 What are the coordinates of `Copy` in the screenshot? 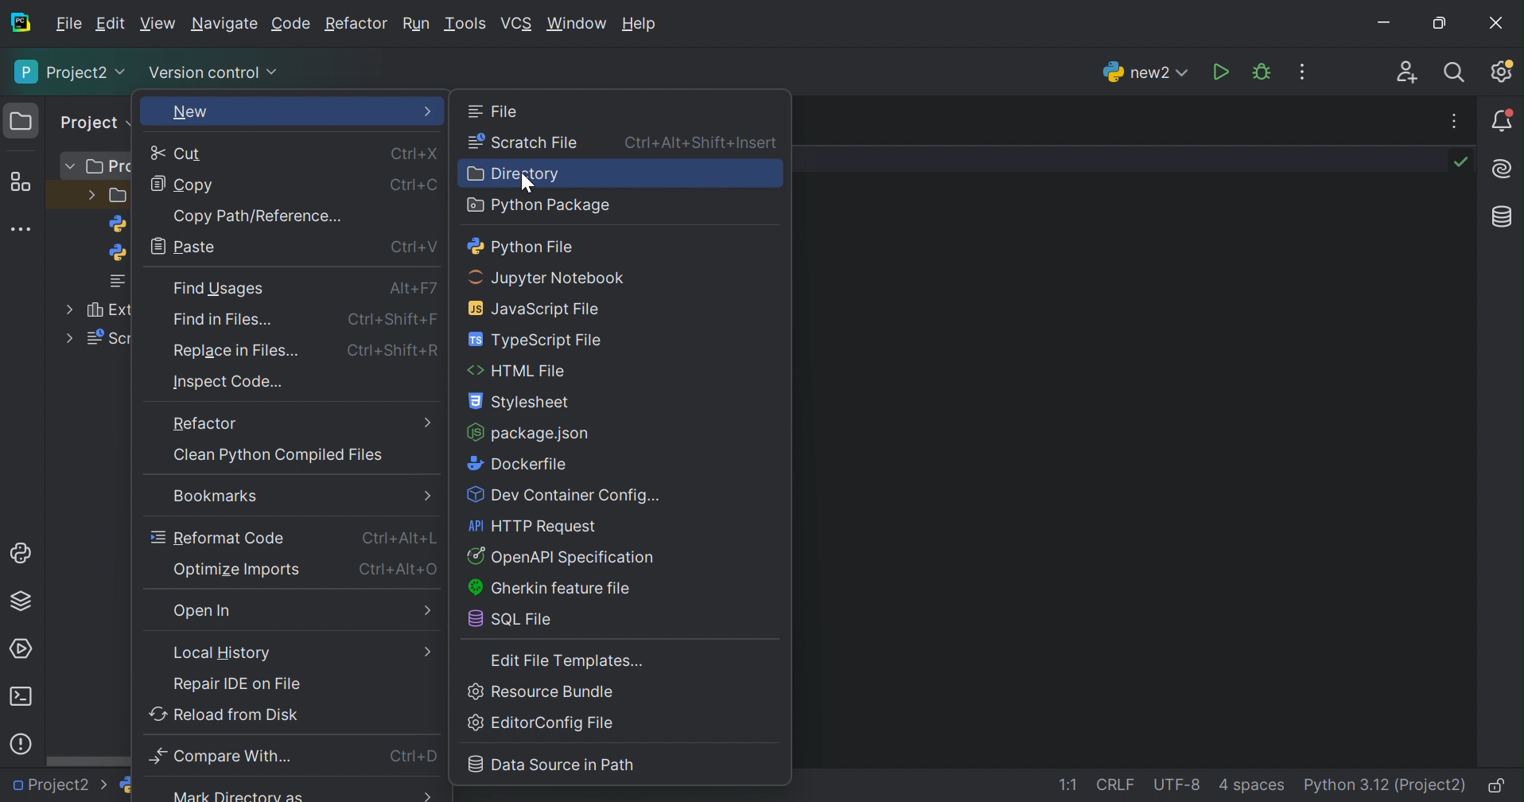 It's located at (184, 186).